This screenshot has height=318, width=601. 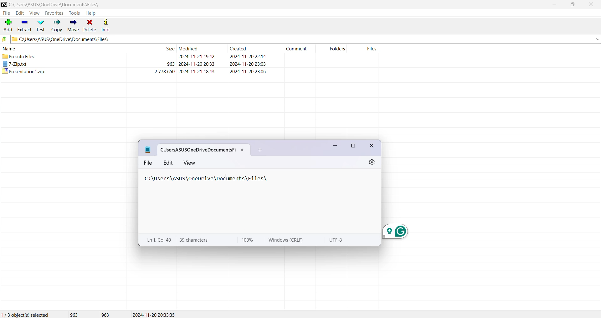 What do you see at coordinates (208, 178) in the screenshot?
I see `Copied File Path` at bounding box center [208, 178].